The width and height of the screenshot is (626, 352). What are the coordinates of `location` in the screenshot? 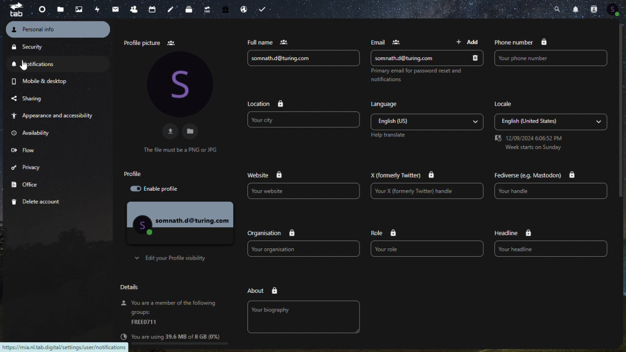 It's located at (263, 104).